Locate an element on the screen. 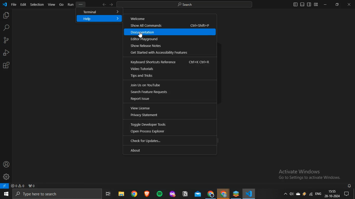 This screenshot has width=355, height=199. file explorer is located at coordinates (121, 194).